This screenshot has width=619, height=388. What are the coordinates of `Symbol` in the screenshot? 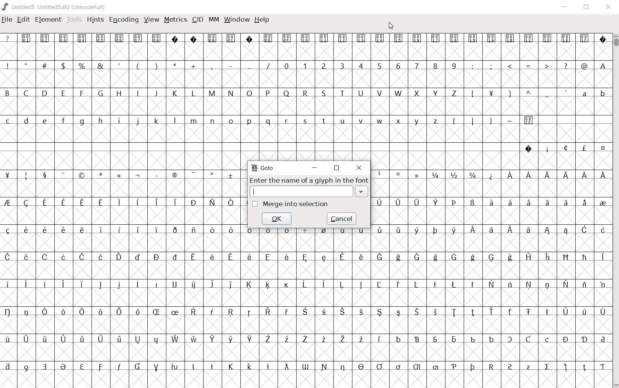 It's located at (343, 312).